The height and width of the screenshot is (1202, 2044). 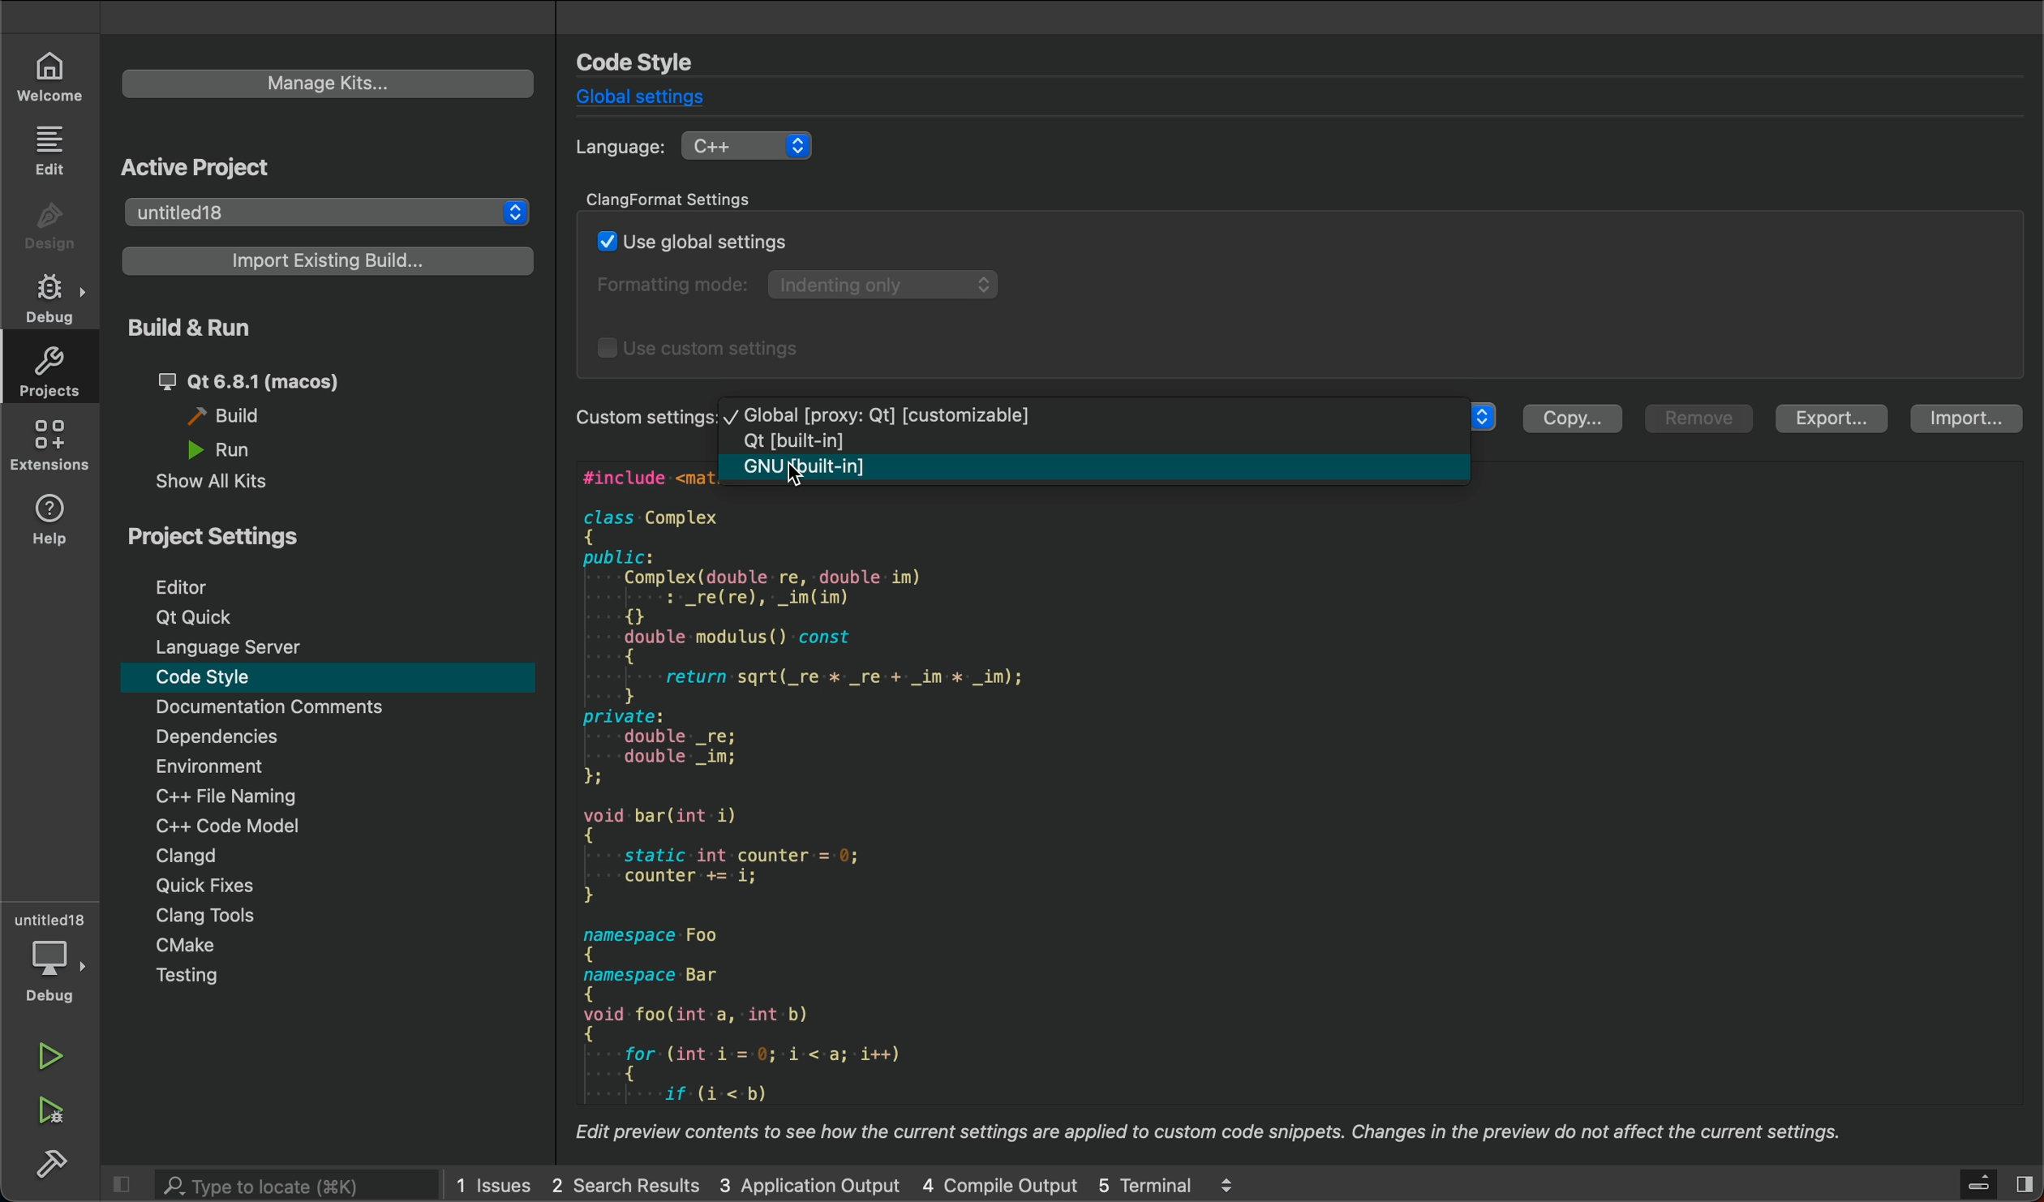 I want to click on build , so click(x=210, y=327).